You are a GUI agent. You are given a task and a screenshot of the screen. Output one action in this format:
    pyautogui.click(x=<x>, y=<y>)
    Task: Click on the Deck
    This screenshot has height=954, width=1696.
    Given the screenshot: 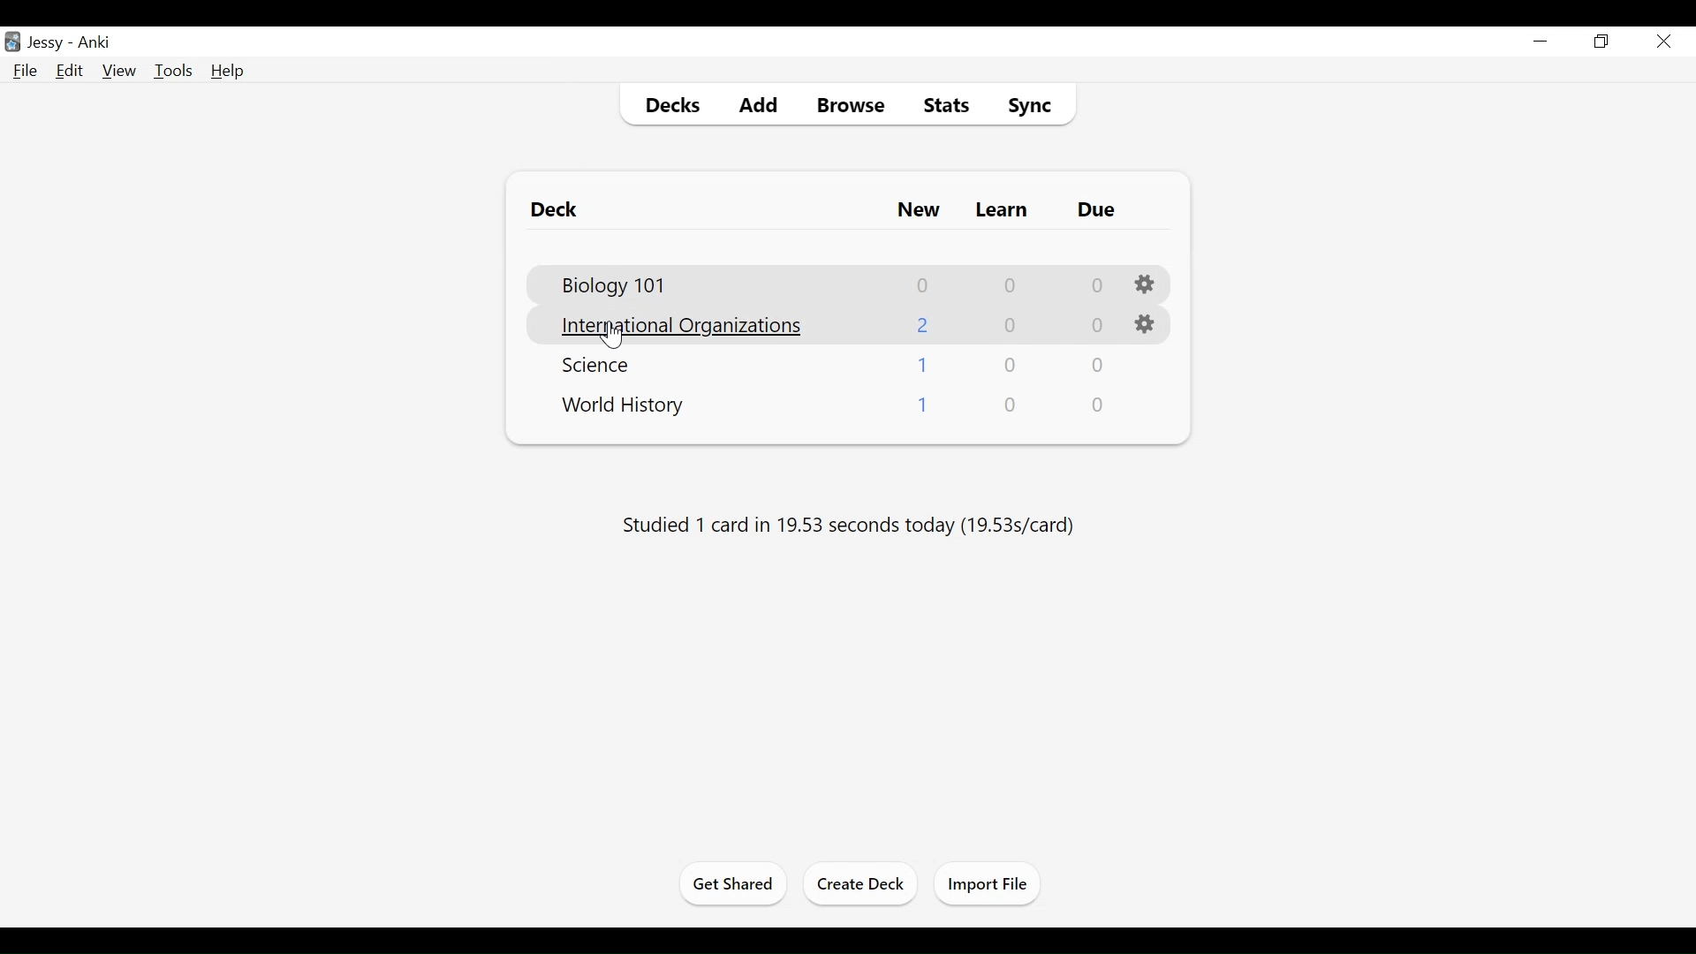 What is the action you would take?
    pyautogui.click(x=554, y=208)
    